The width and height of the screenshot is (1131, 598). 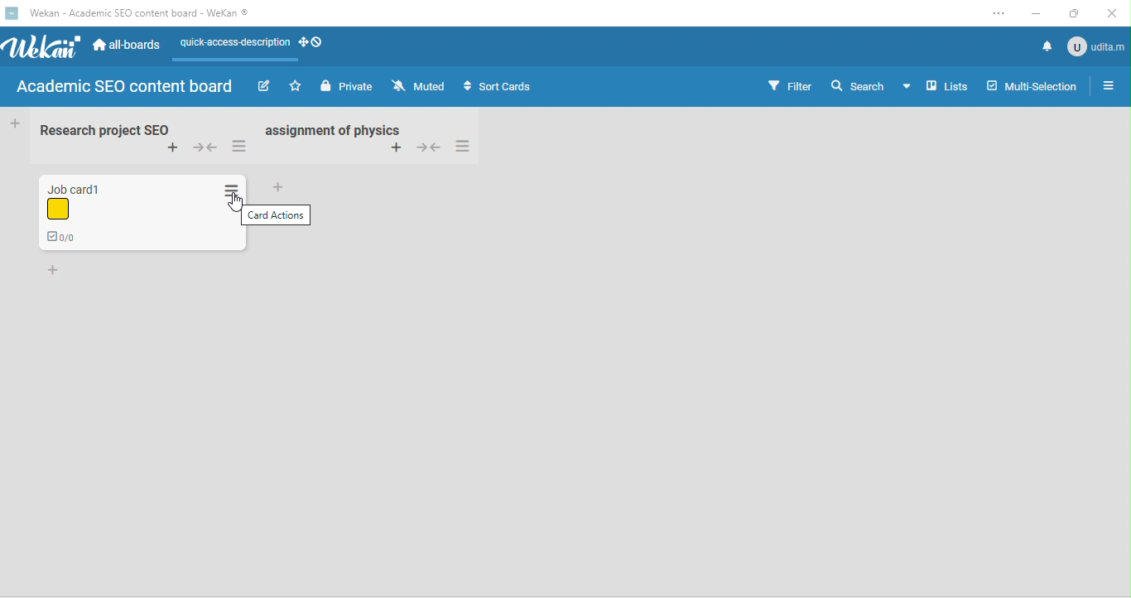 I want to click on all boards, so click(x=133, y=46).